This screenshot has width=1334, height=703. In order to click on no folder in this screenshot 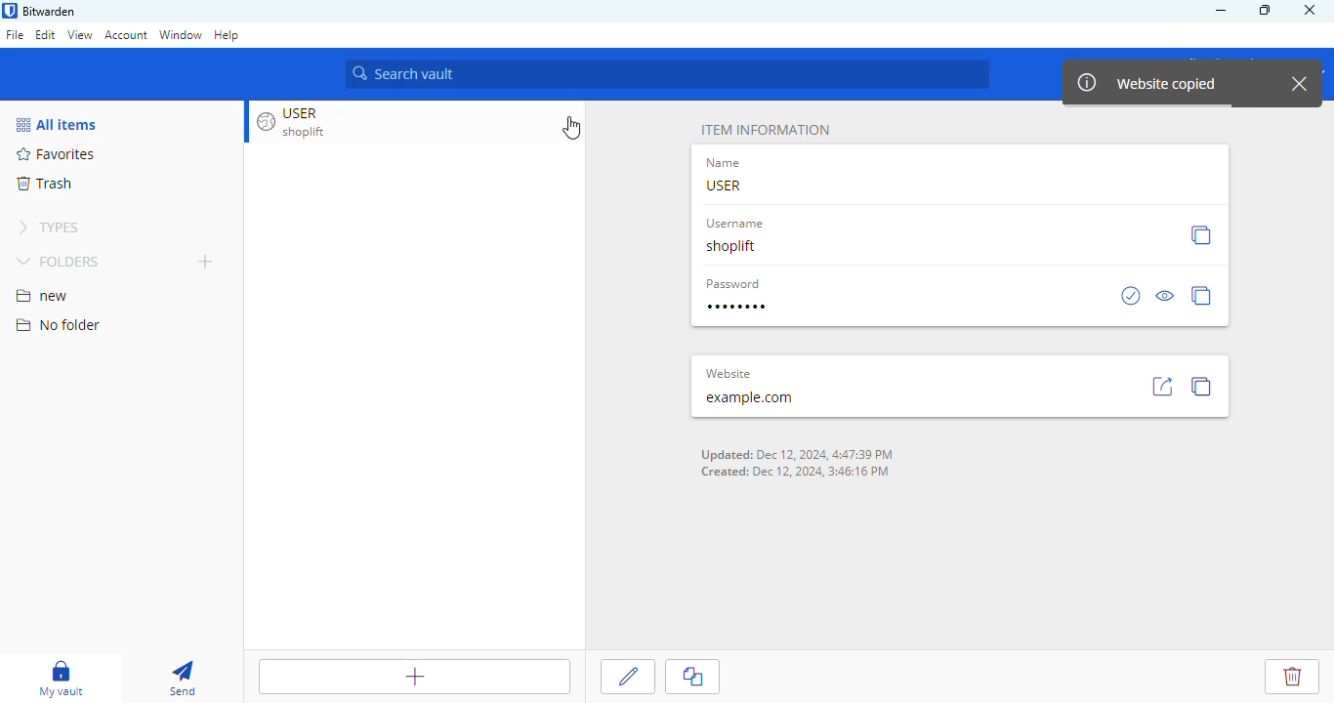, I will do `click(59, 325)`.